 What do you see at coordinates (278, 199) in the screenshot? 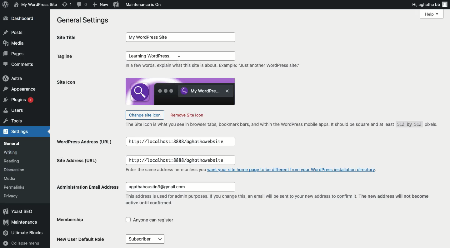
I see `text` at bounding box center [278, 199].